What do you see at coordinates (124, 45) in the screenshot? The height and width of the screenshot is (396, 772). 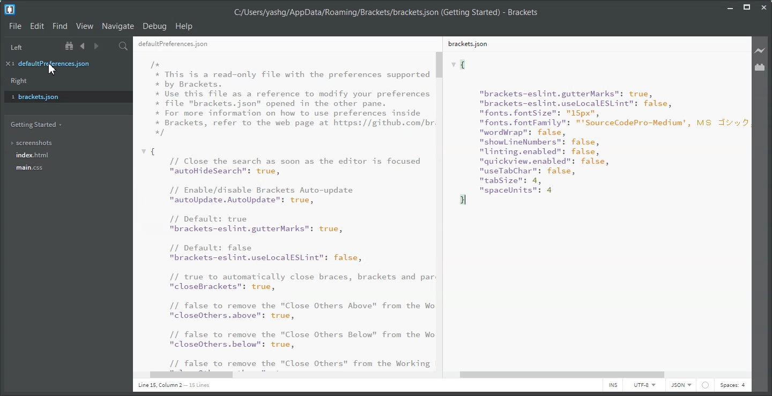 I see `Find in Files` at bounding box center [124, 45].